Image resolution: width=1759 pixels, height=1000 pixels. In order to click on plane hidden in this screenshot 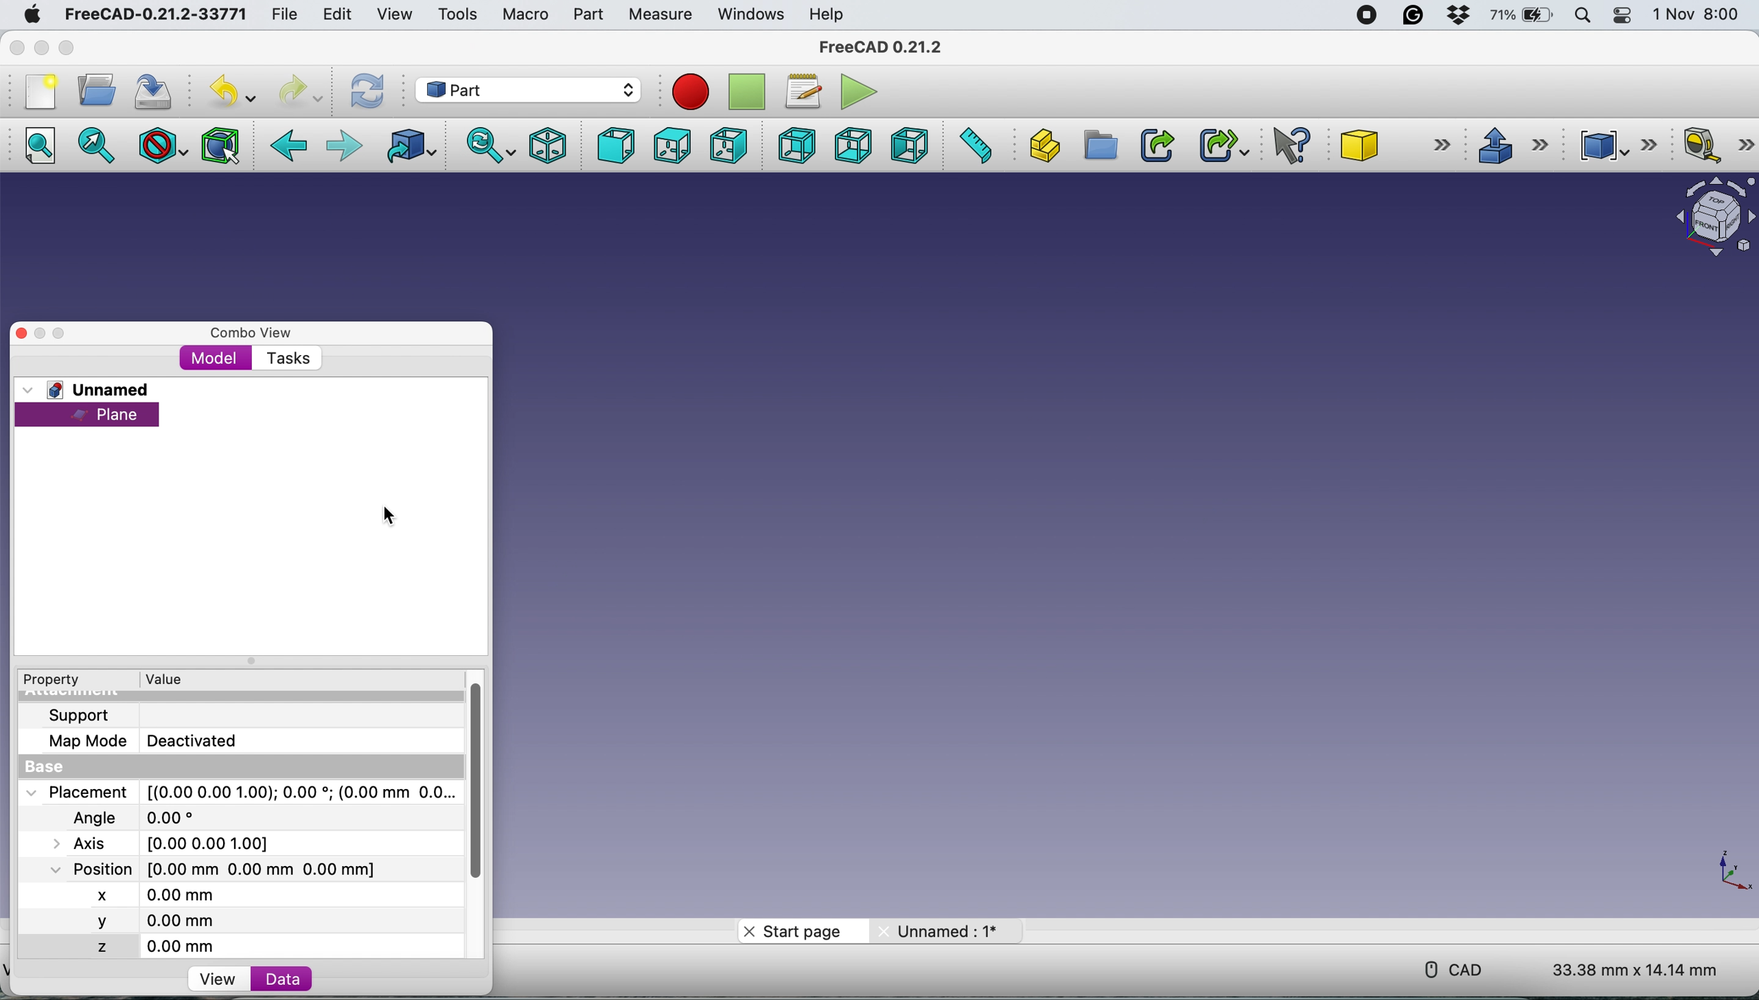, I will do `click(990, 479)`.